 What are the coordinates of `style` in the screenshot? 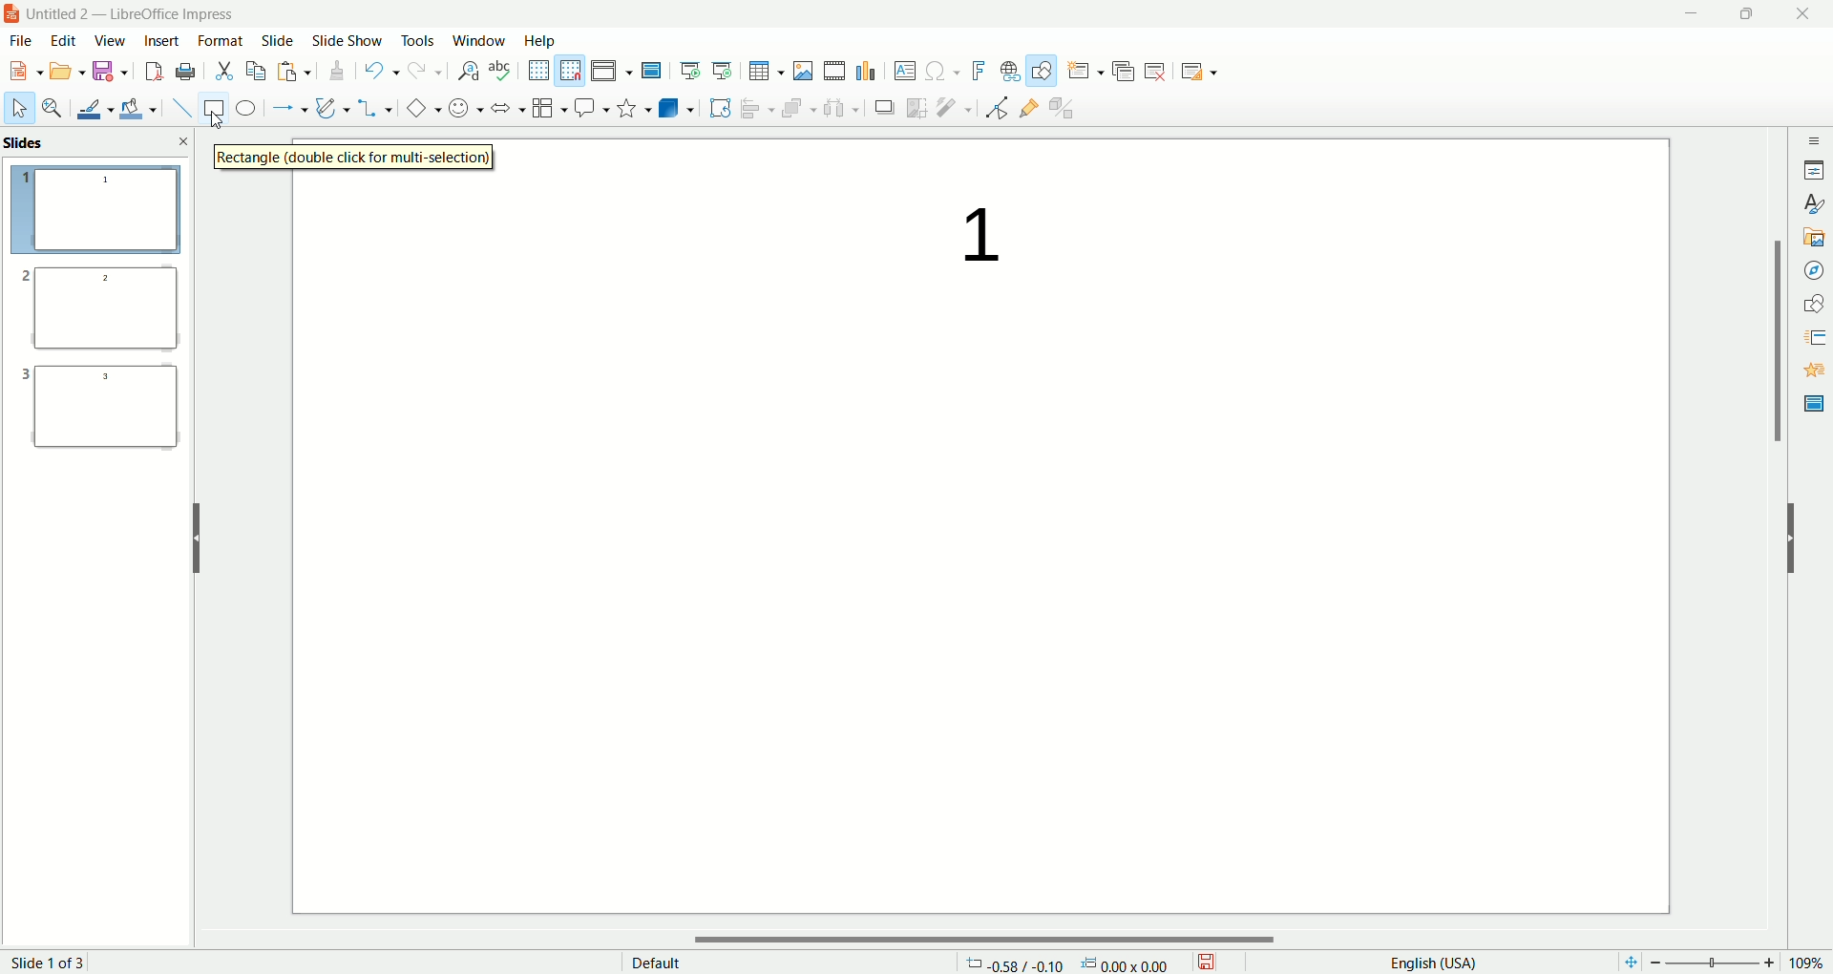 It's located at (1812, 204).